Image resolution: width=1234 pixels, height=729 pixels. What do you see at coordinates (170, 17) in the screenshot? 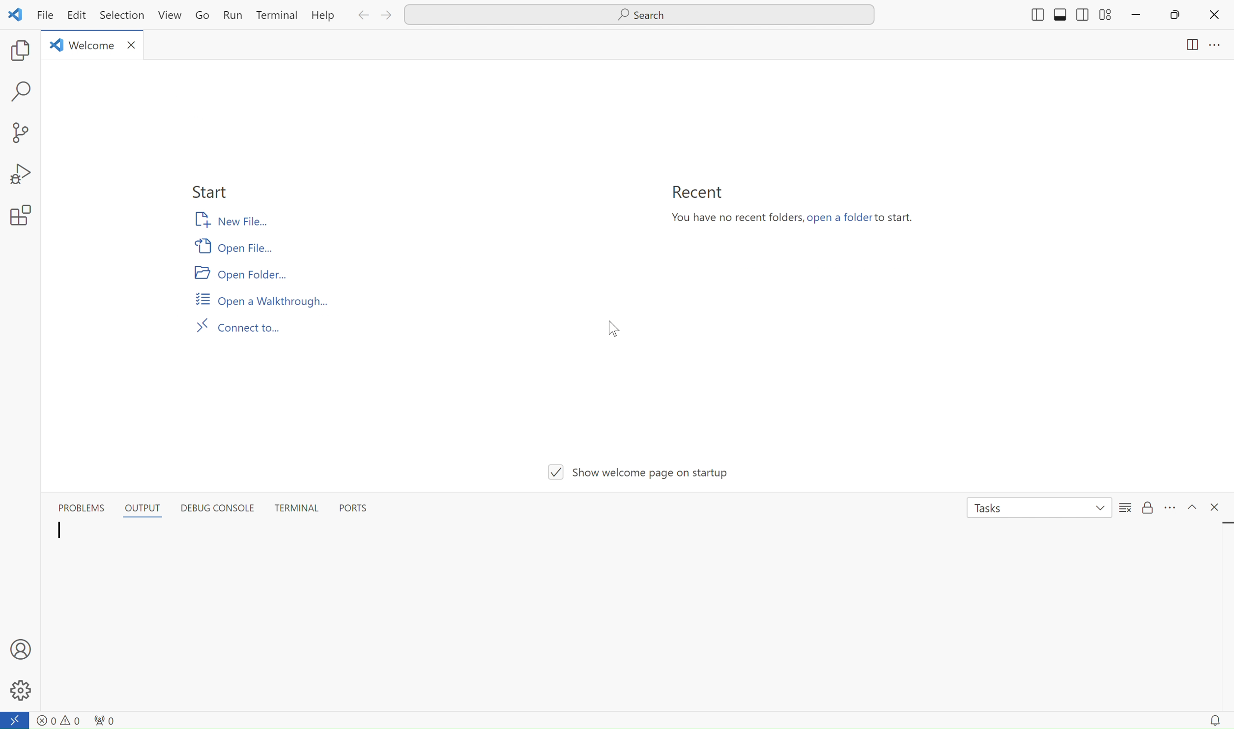
I see `View` at bounding box center [170, 17].